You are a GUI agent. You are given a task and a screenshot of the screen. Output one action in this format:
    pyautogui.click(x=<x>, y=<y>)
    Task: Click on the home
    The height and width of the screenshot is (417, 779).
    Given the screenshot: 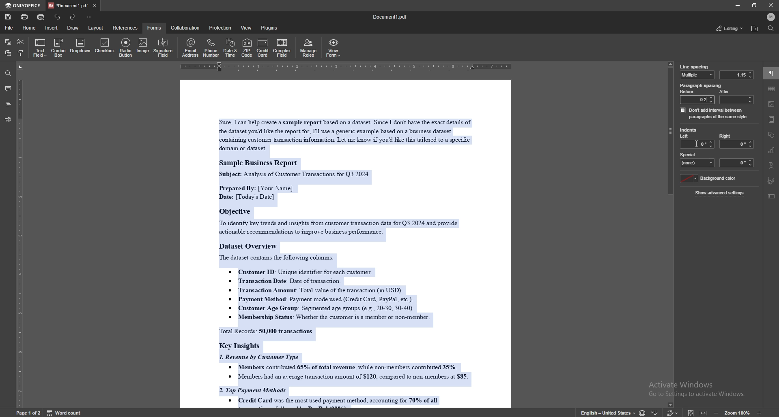 What is the action you would take?
    pyautogui.click(x=30, y=28)
    